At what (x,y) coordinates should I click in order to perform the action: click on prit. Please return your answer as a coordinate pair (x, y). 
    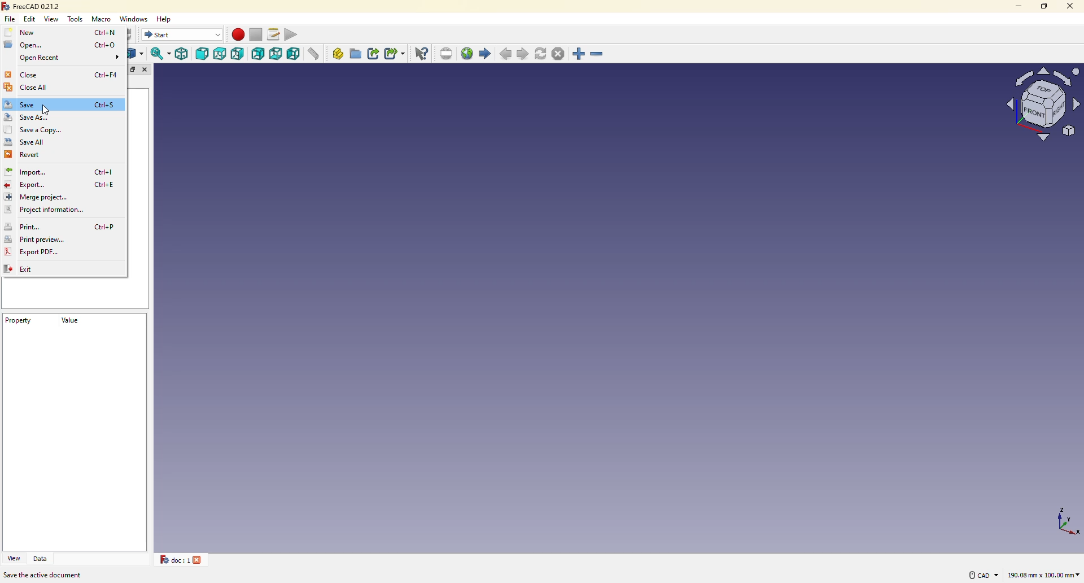
    Looking at the image, I should click on (27, 227).